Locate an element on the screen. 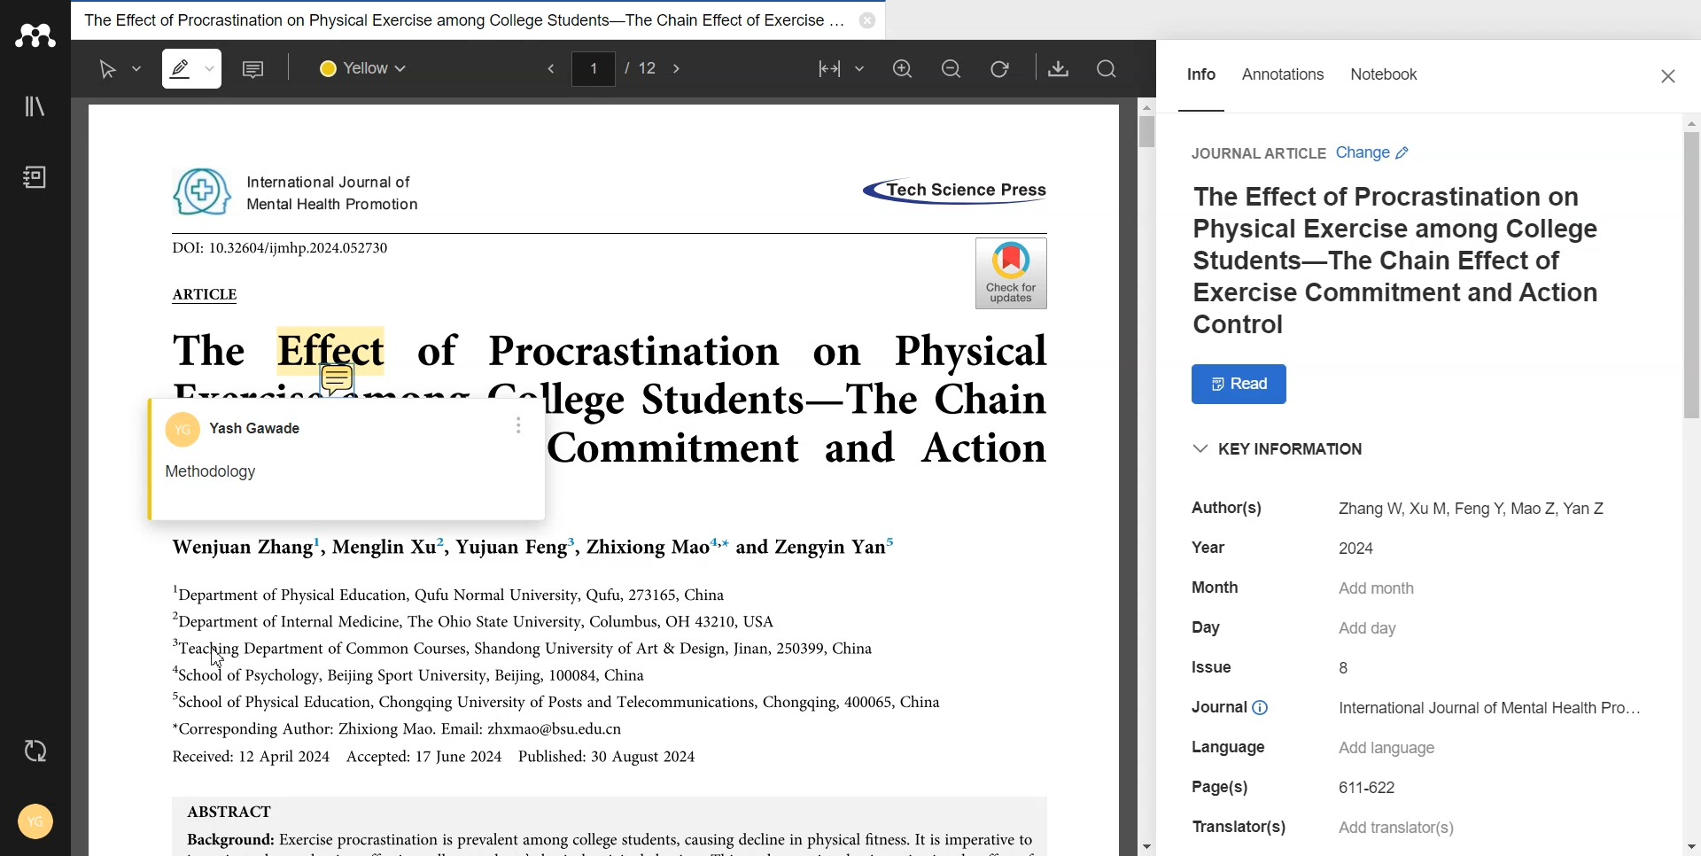  «Tech Science Press is located at coordinates (952, 192).